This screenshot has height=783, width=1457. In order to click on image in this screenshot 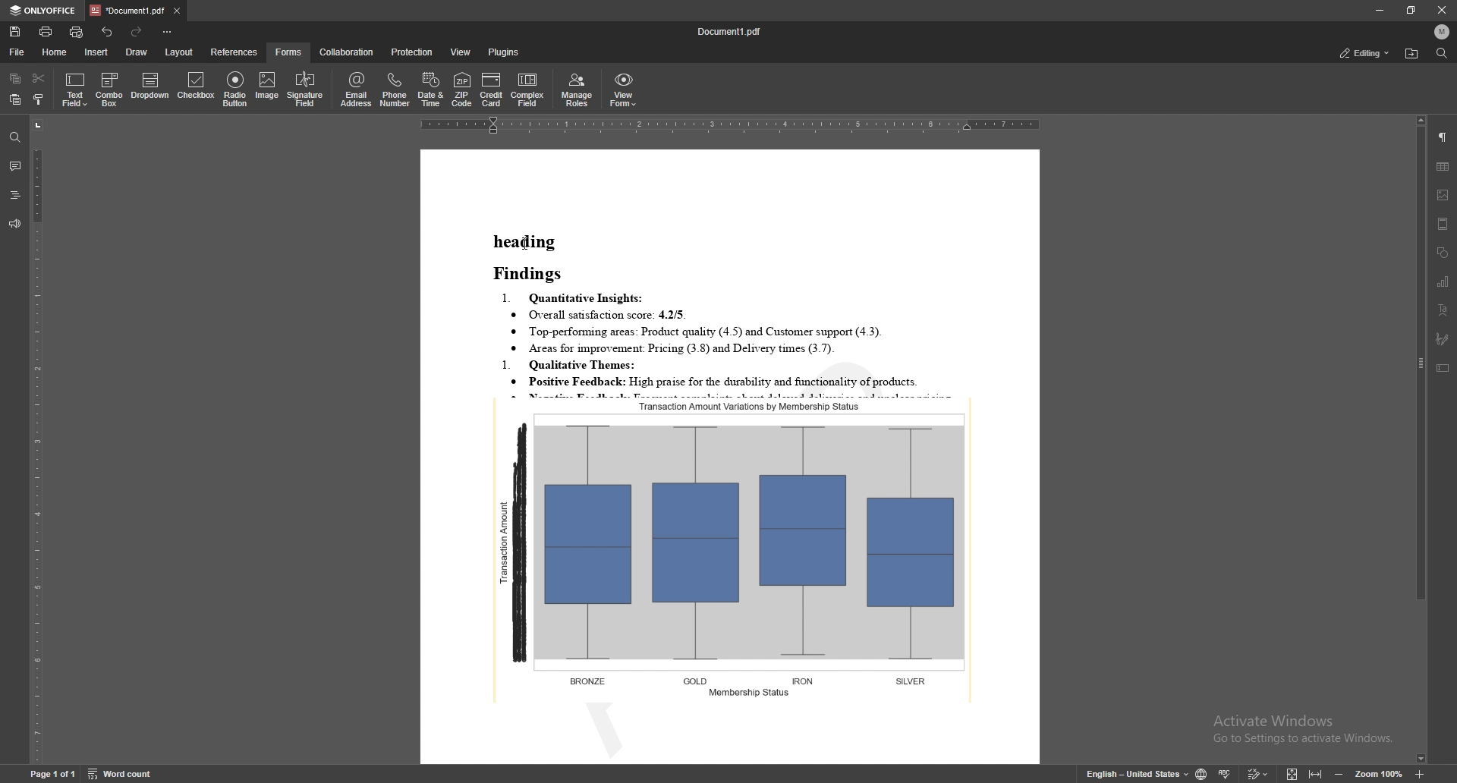, I will do `click(269, 87)`.